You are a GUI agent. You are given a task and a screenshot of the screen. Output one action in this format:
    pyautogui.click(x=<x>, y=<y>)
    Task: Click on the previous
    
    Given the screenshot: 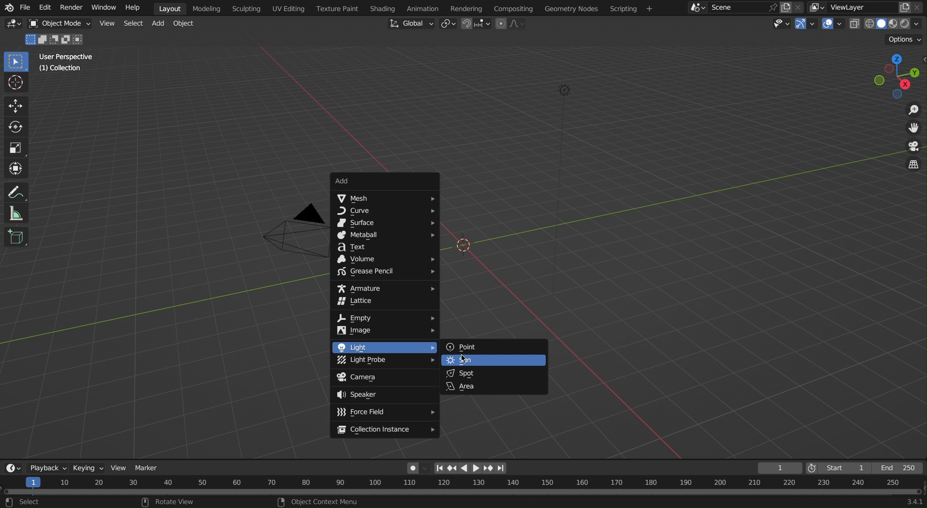 What is the action you would take?
    pyautogui.click(x=439, y=468)
    